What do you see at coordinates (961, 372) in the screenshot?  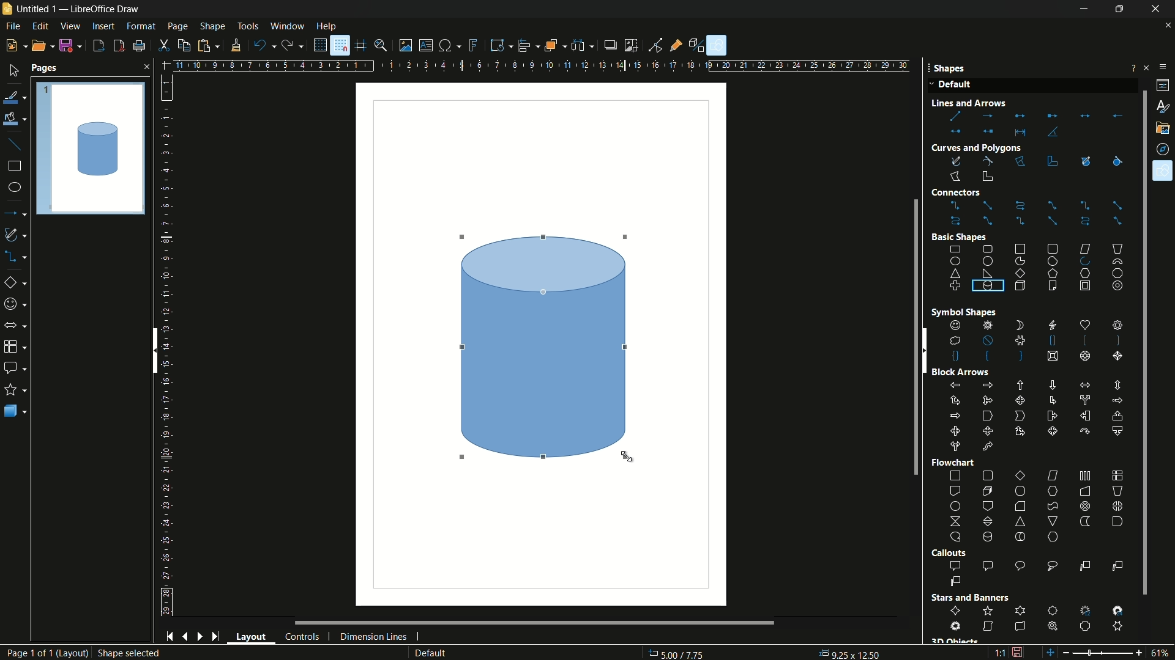 I see `Block Arrows` at bounding box center [961, 372].